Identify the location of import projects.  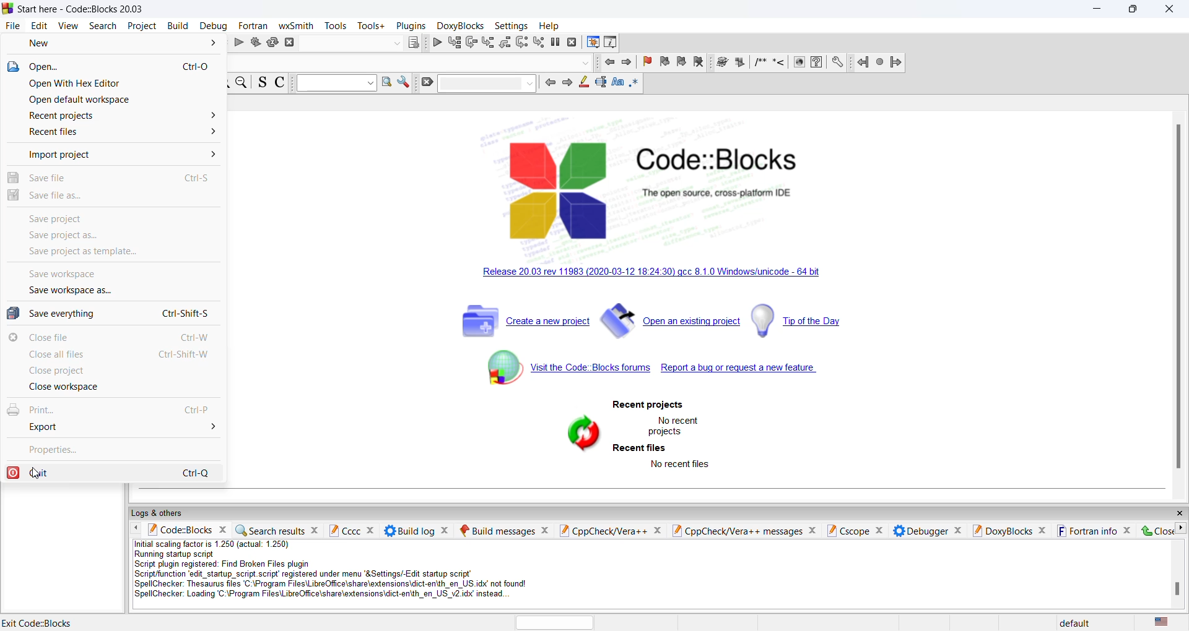
(111, 155).